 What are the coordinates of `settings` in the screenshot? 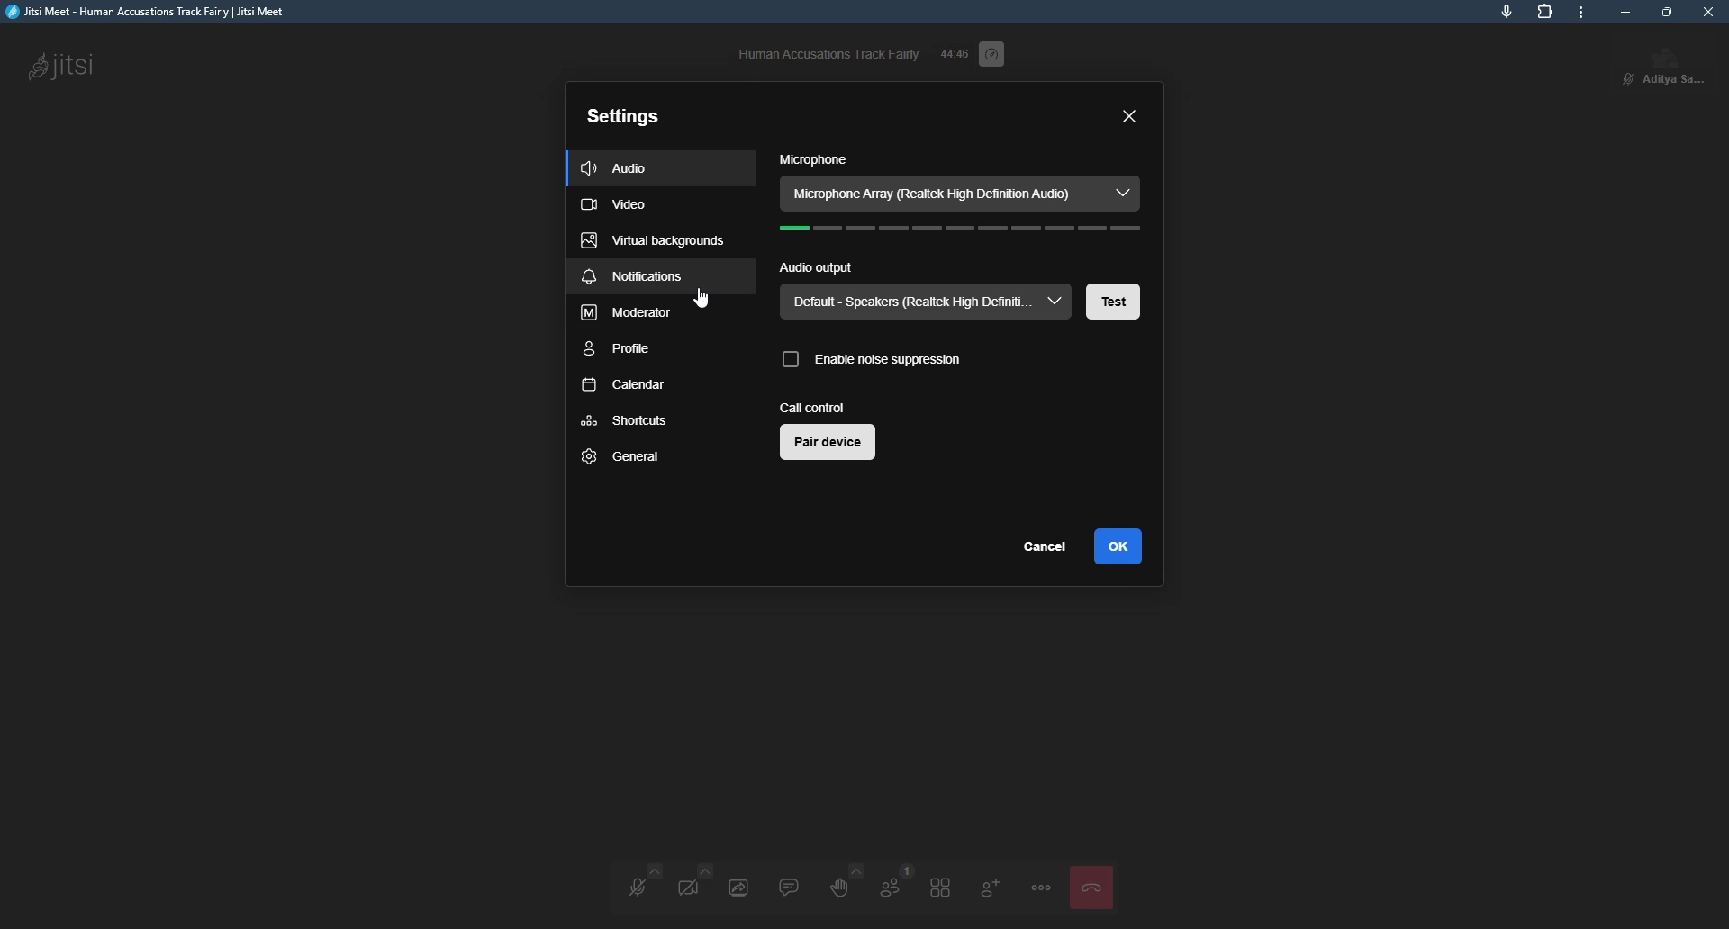 It's located at (623, 115).